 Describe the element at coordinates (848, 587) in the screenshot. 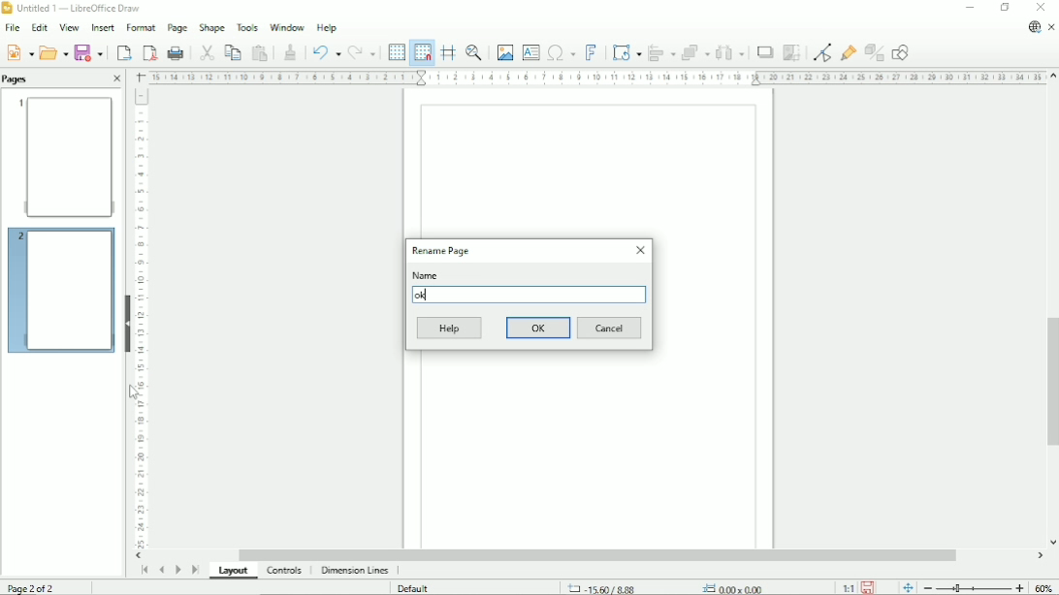

I see `Scaling factor` at that location.